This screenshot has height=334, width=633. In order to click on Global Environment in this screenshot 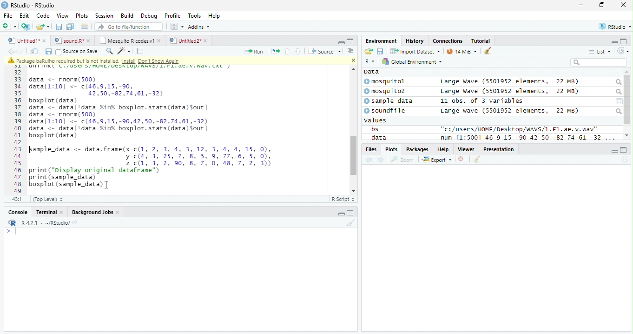, I will do `click(411, 61)`.